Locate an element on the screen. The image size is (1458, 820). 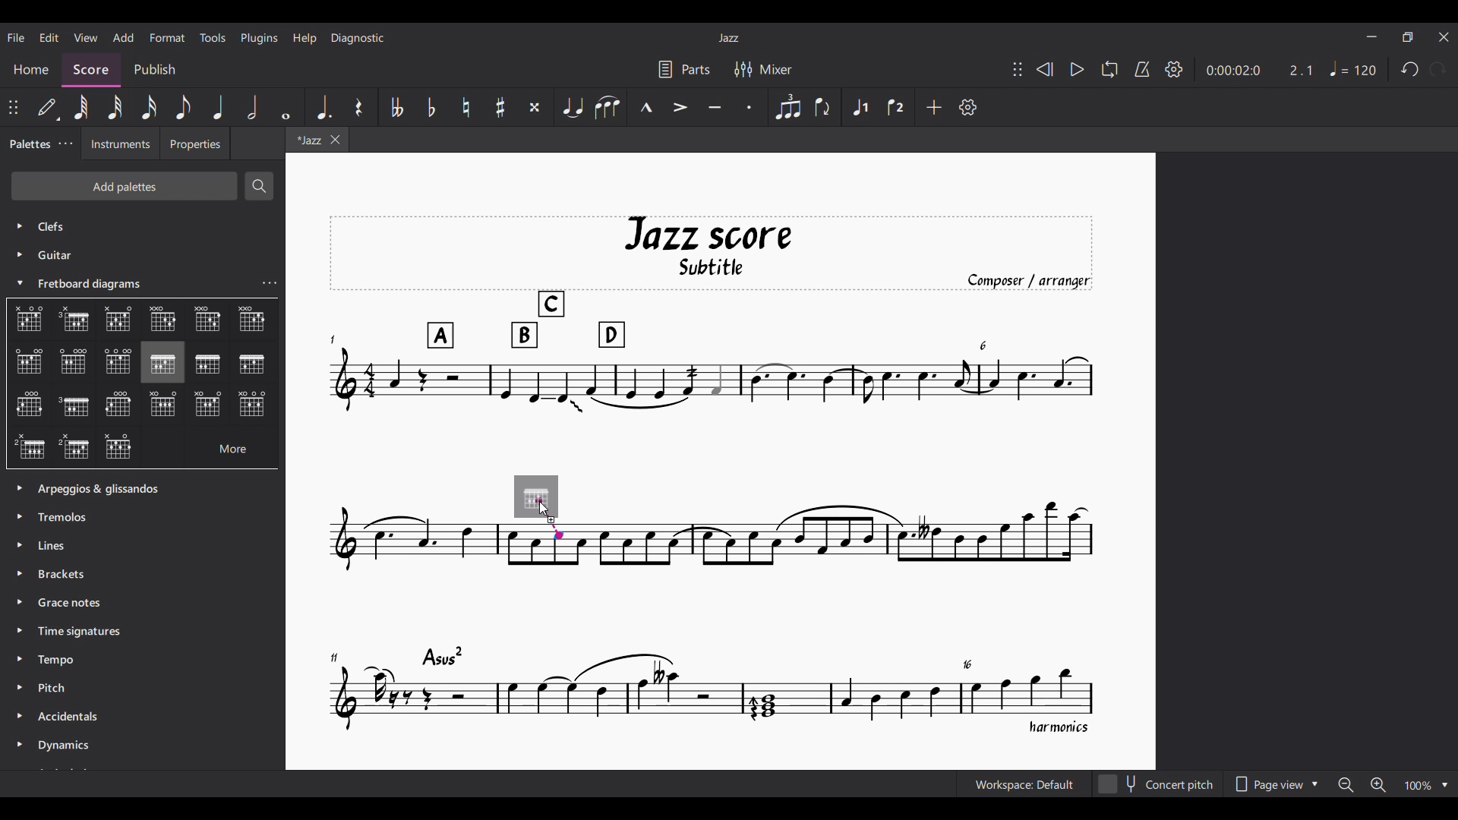
Page view options is located at coordinates (1274, 784).